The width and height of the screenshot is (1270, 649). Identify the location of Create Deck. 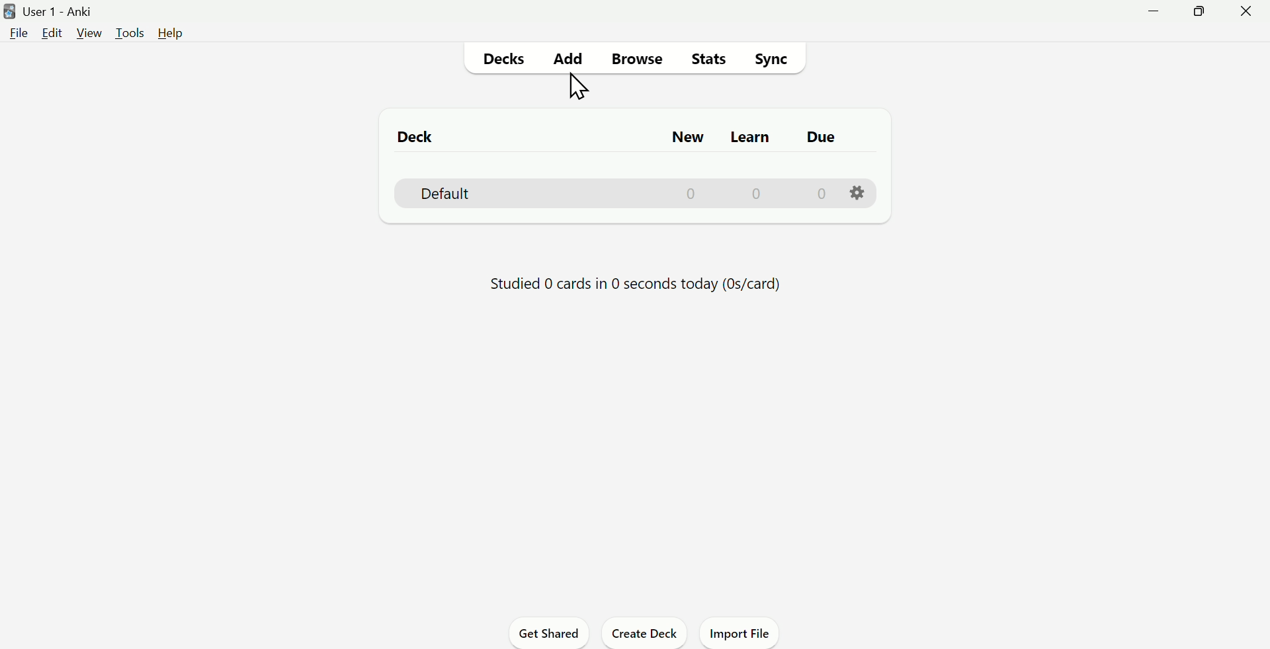
(644, 634).